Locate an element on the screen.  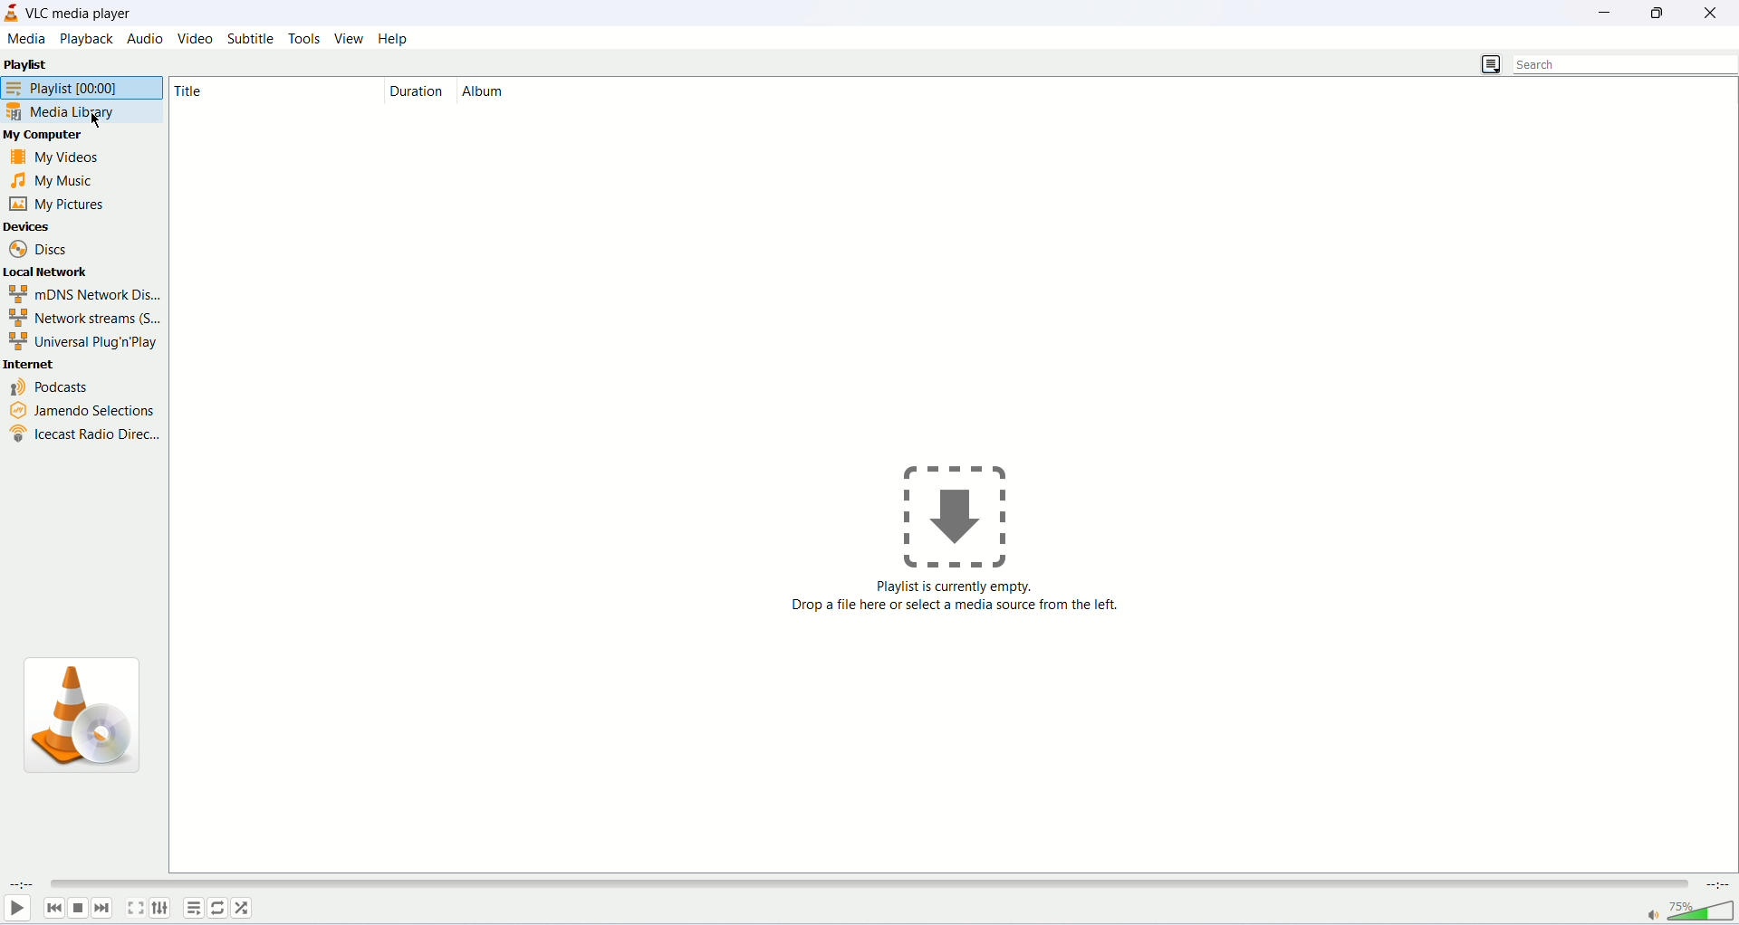
close is located at coordinates (1715, 14).